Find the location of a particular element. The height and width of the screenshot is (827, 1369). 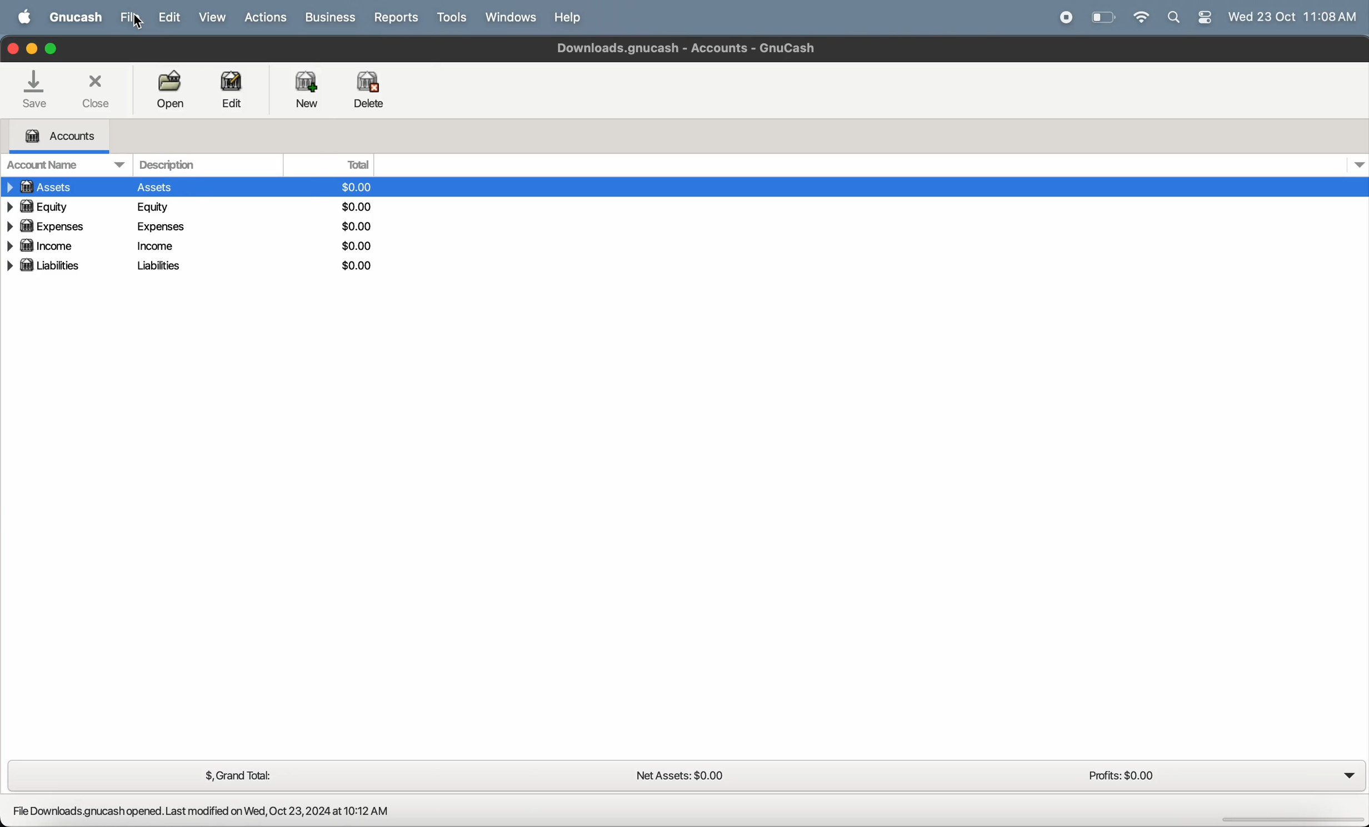

record is located at coordinates (1063, 18).